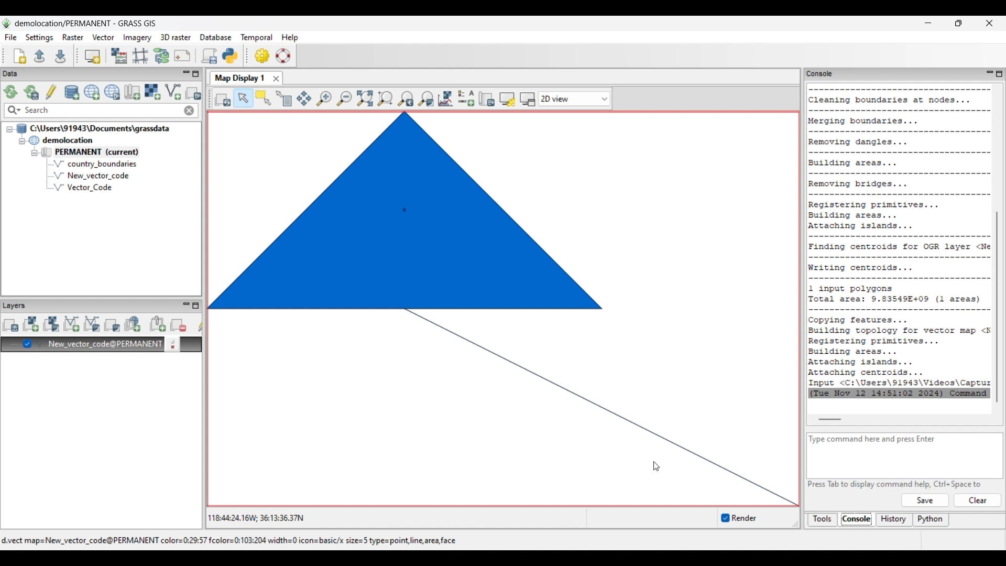 This screenshot has width=1006, height=566. Describe the element at coordinates (256, 38) in the screenshot. I see `Temporal menu` at that location.